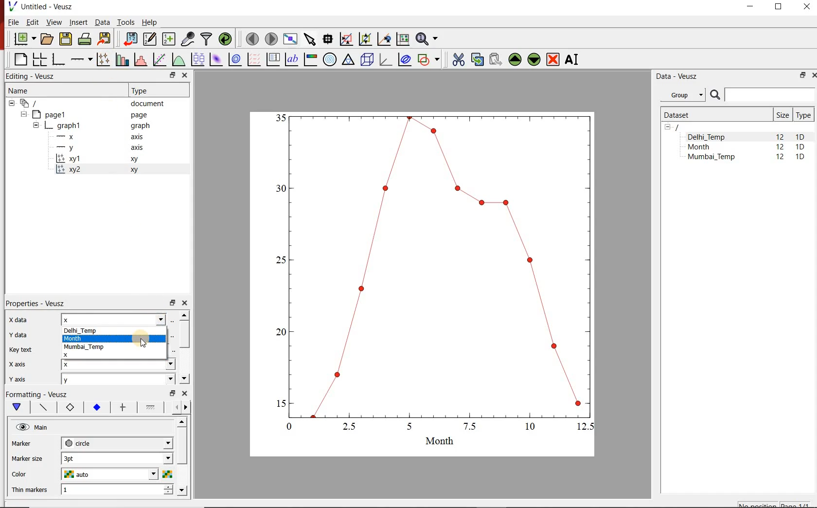  Describe the element at coordinates (235, 60) in the screenshot. I see `plot a 2d dataset as contours` at that location.